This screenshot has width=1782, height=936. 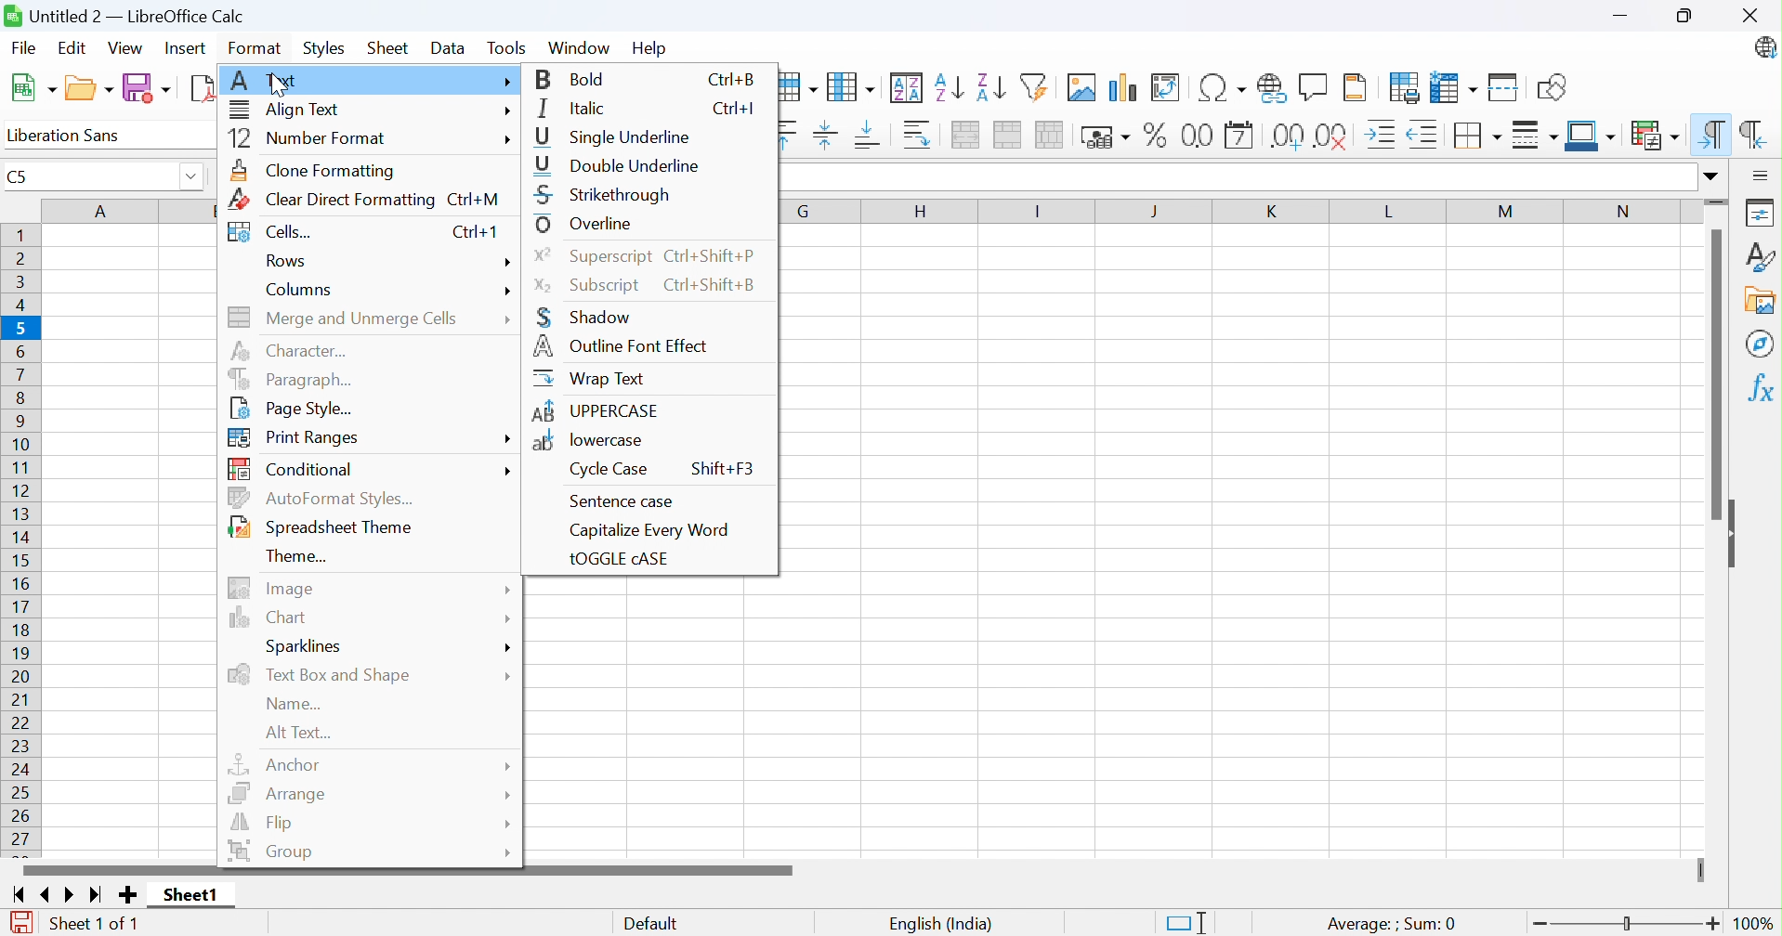 What do you see at coordinates (1315, 85) in the screenshot?
I see `Insert comment` at bounding box center [1315, 85].